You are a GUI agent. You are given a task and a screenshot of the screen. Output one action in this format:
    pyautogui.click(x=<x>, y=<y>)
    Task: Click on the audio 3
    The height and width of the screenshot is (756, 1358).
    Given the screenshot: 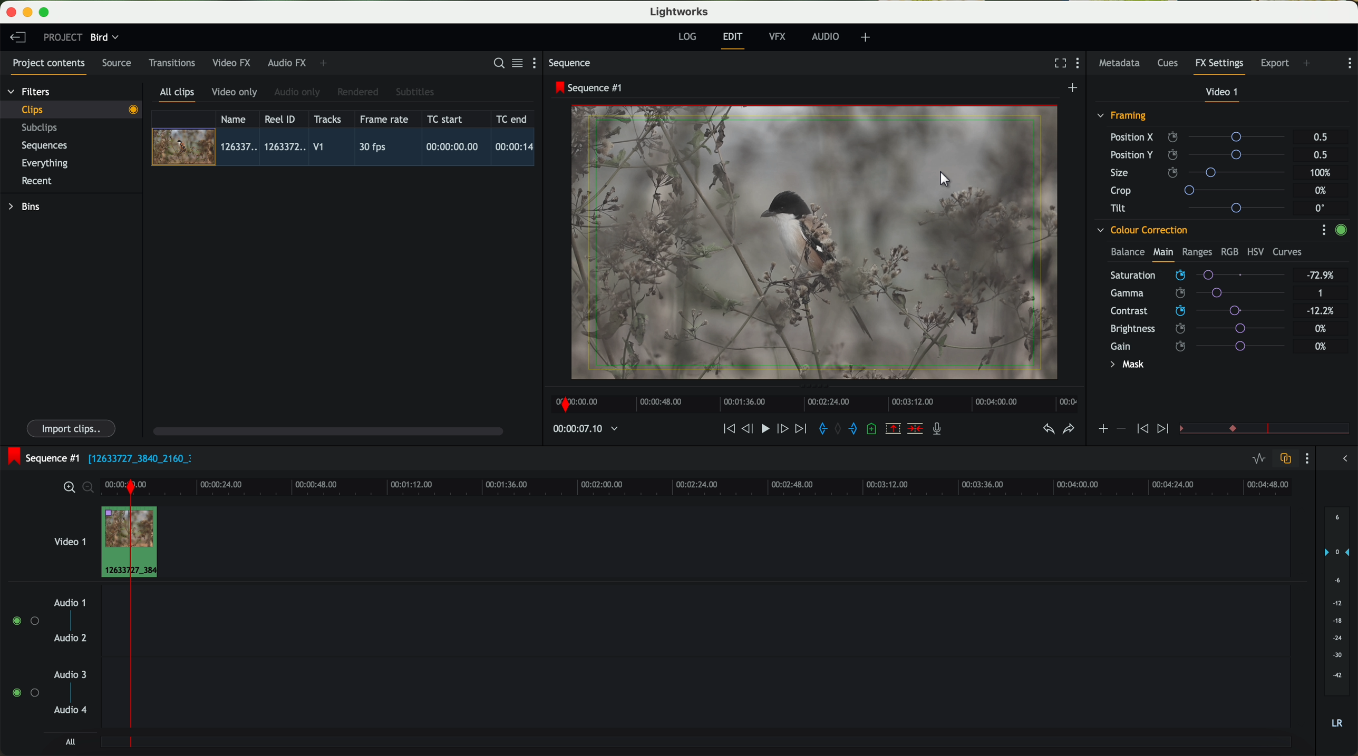 What is the action you would take?
    pyautogui.click(x=65, y=674)
    